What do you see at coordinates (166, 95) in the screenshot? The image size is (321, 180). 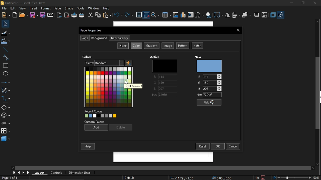 I see `Hex` at bounding box center [166, 95].